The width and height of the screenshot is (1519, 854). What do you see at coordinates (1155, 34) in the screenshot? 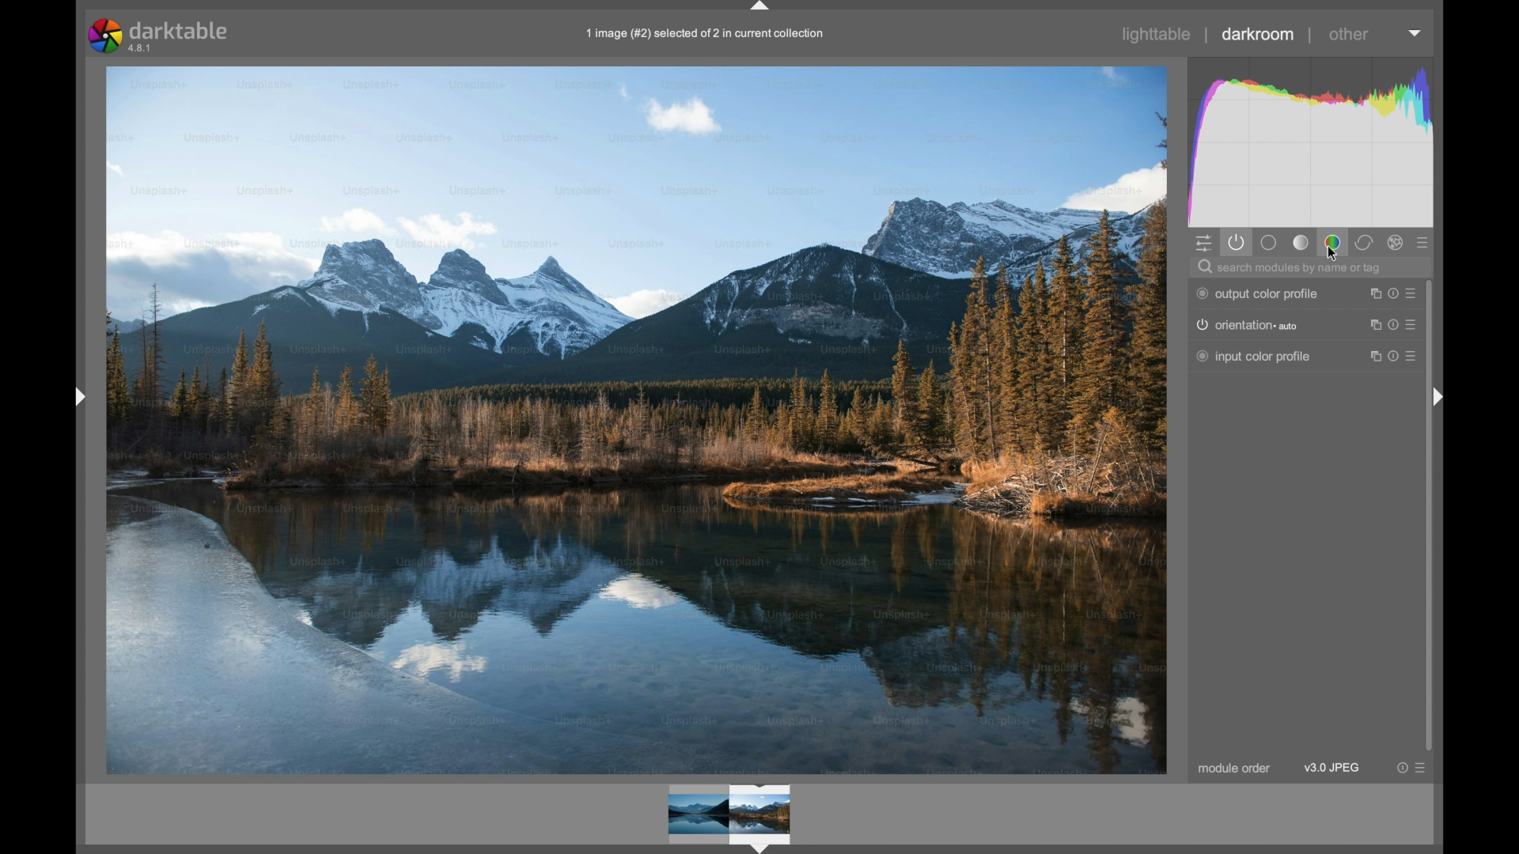
I see `lighttable` at bounding box center [1155, 34].